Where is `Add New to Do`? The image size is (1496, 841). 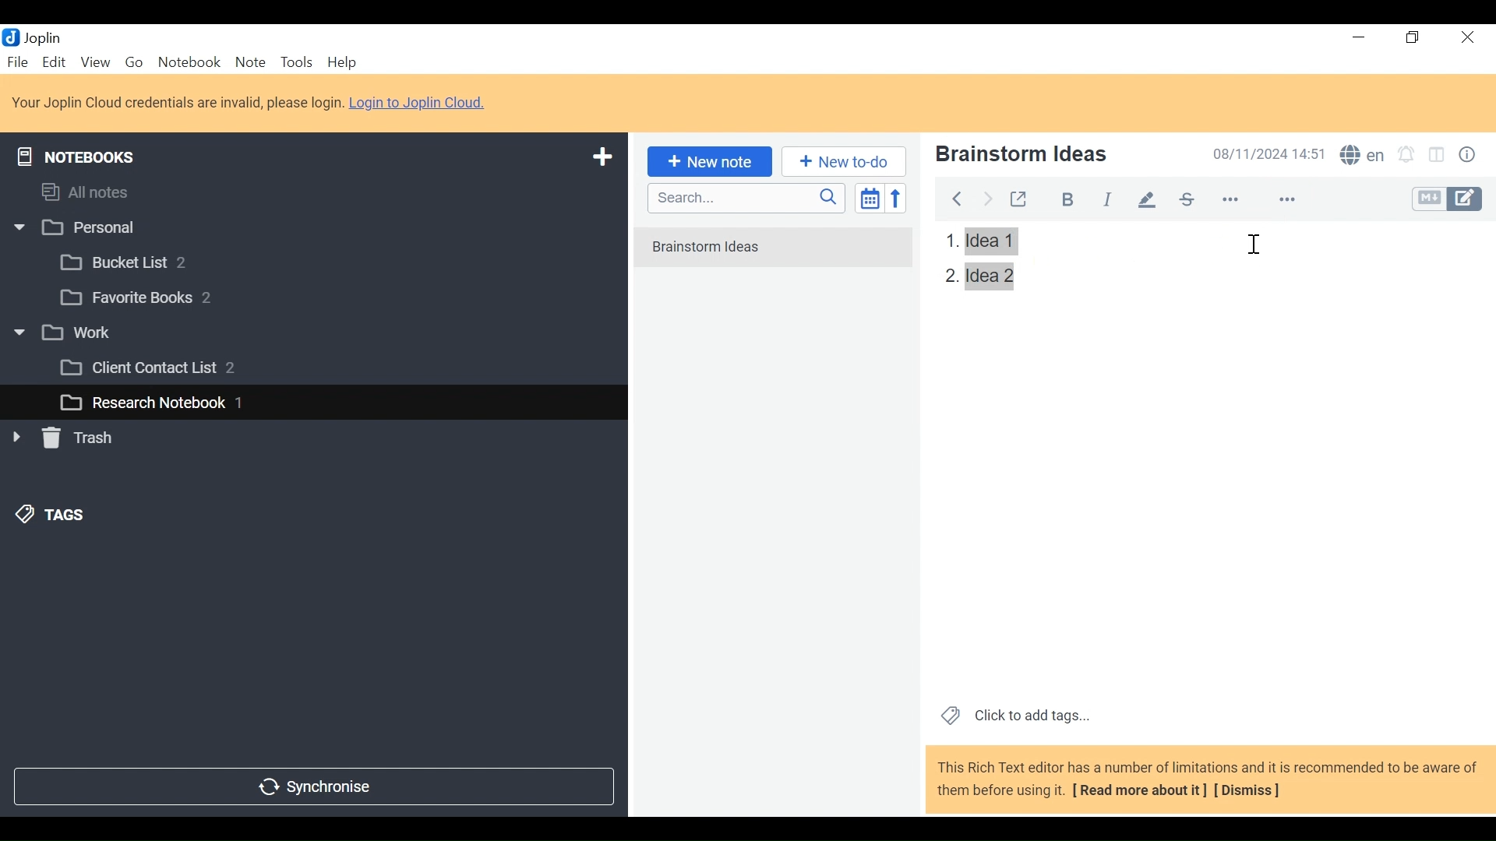
Add New to Do is located at coordinates (844, 162).